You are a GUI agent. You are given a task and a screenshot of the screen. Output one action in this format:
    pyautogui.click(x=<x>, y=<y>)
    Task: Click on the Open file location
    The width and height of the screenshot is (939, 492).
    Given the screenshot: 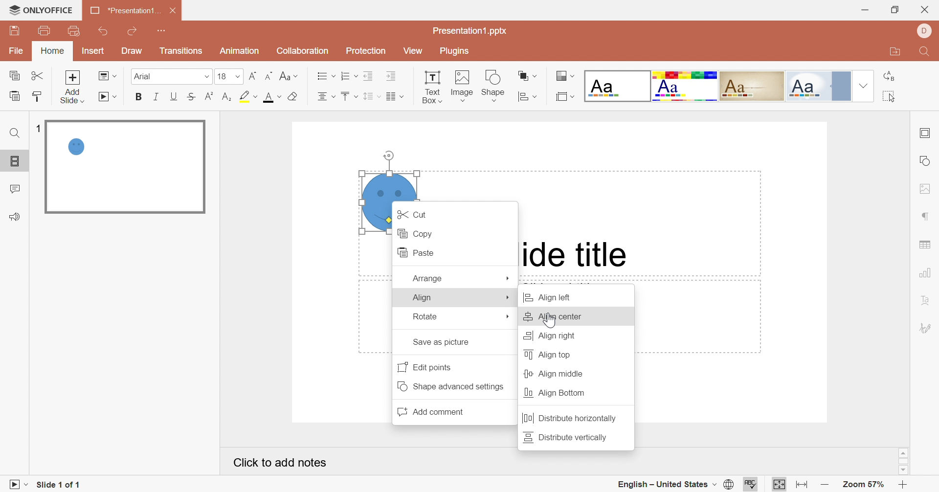 What is the action you would take?
    pyautogui.click(x=893, y=53)
    